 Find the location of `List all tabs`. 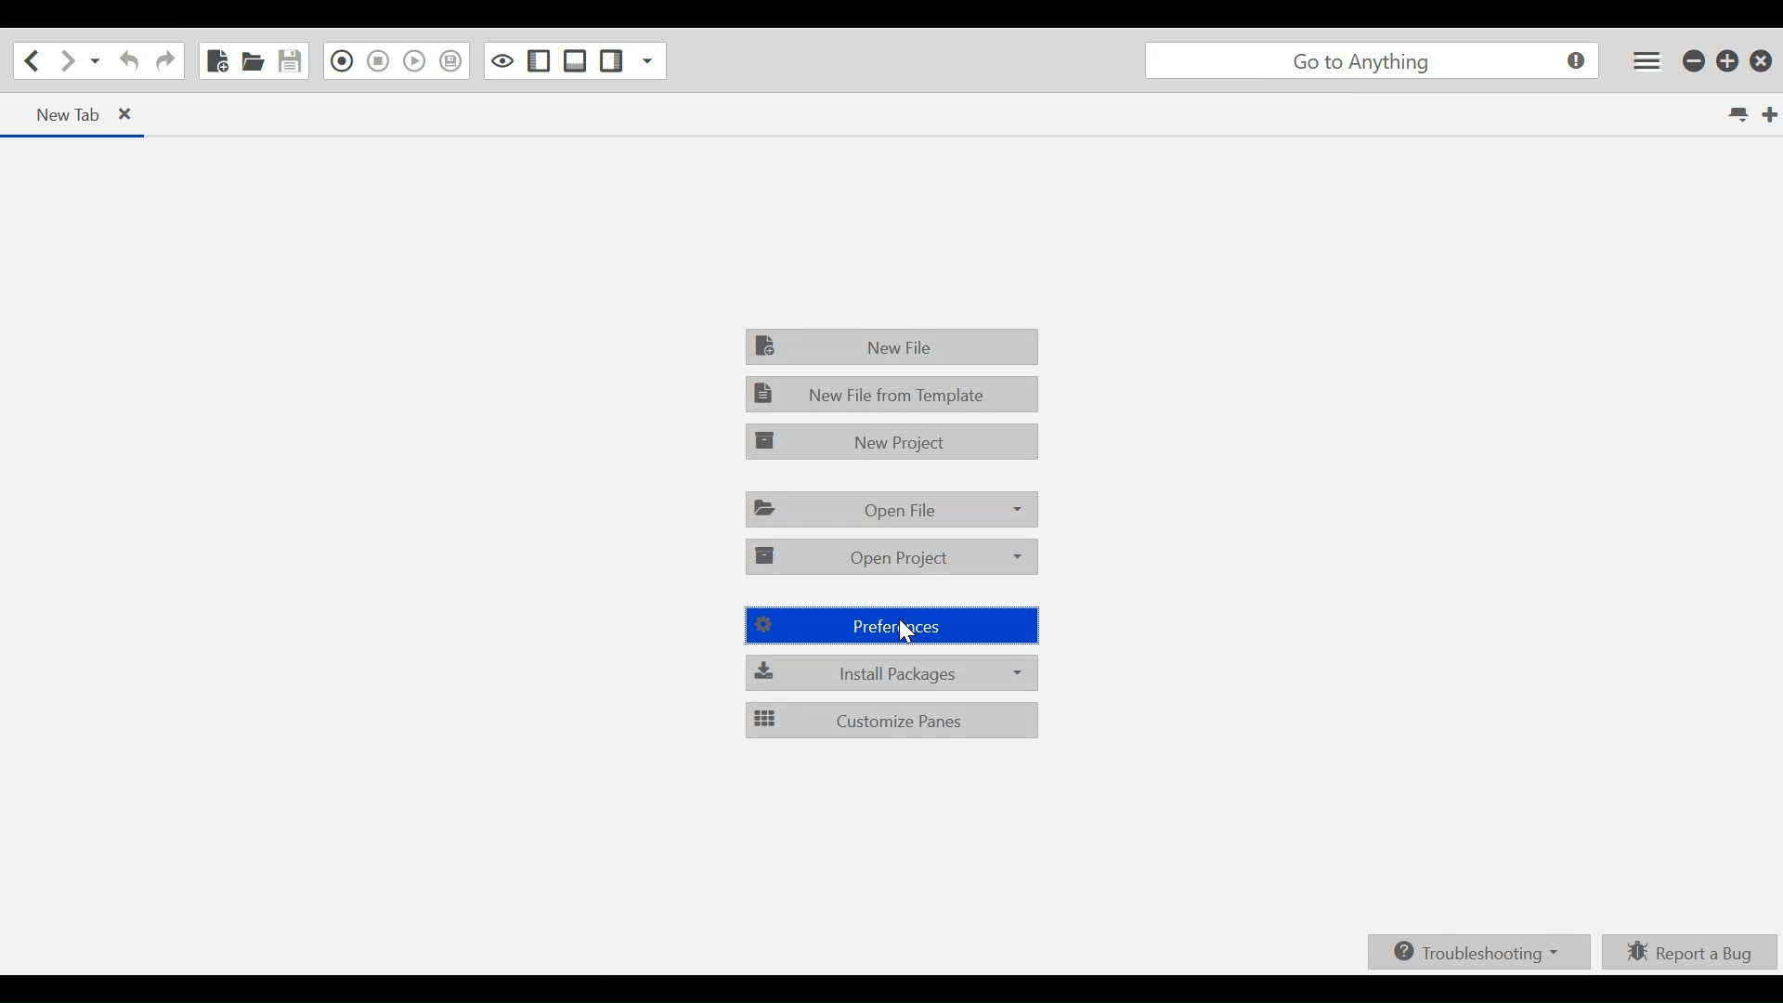

List all tabs is located at coordinates (1737, 112).